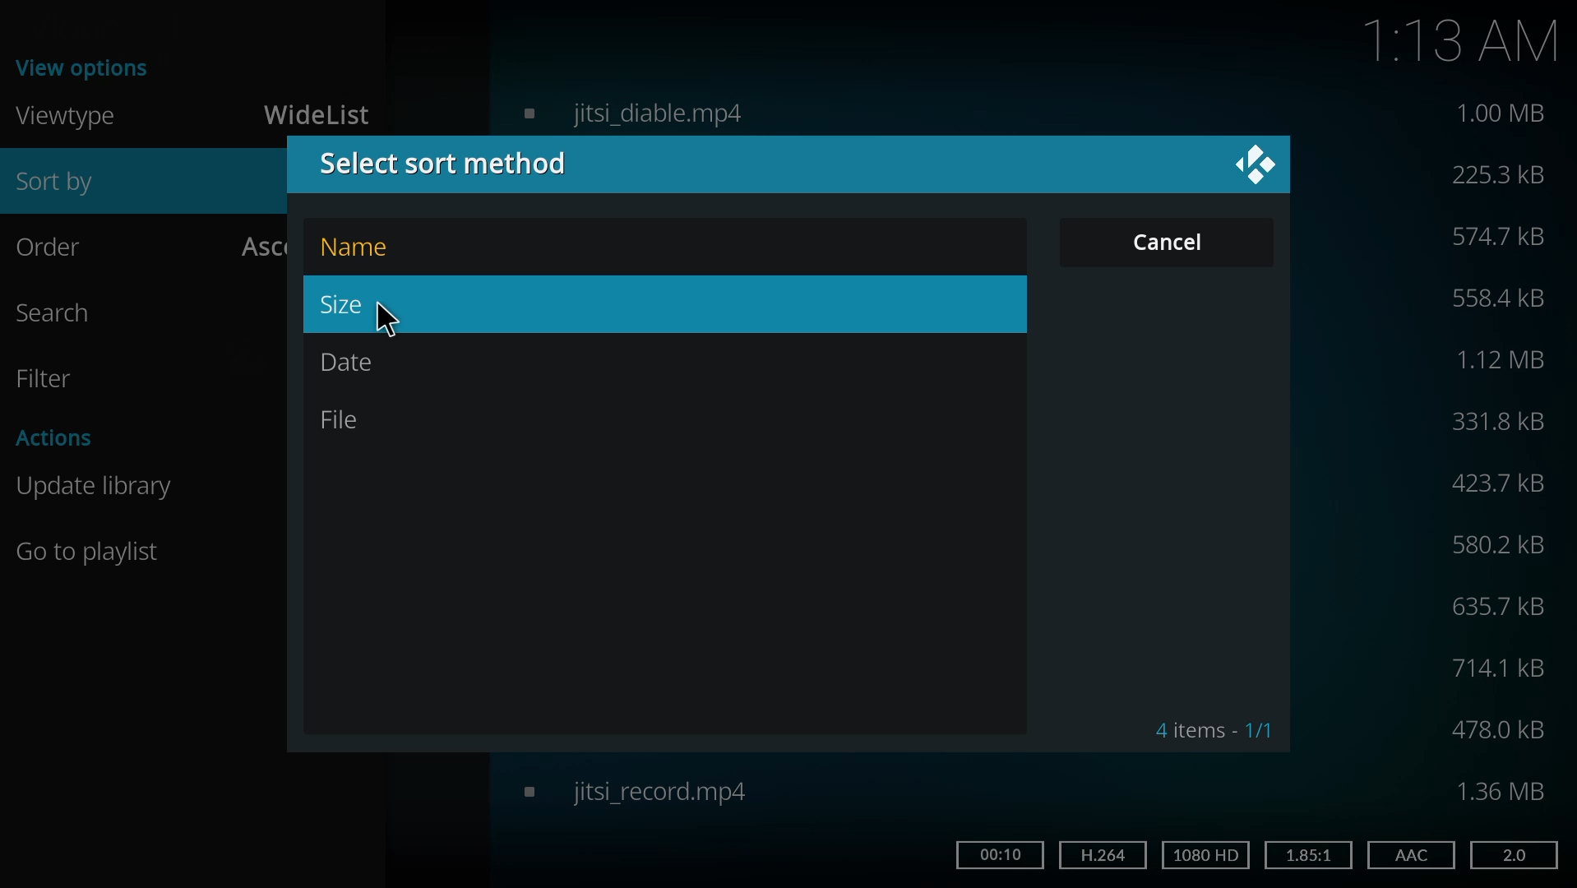 The image size is (1577, 888). I want to click on sort by, so click(69, 184).